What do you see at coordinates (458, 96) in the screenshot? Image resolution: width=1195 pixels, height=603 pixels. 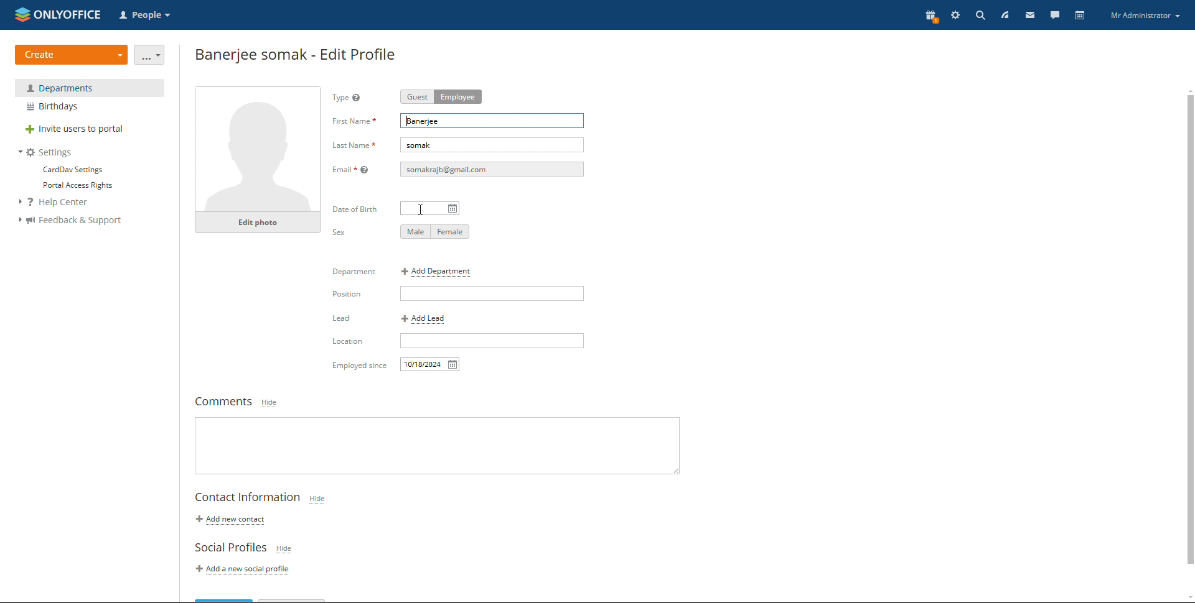 I see `employee` at bounding box center [458, 96].